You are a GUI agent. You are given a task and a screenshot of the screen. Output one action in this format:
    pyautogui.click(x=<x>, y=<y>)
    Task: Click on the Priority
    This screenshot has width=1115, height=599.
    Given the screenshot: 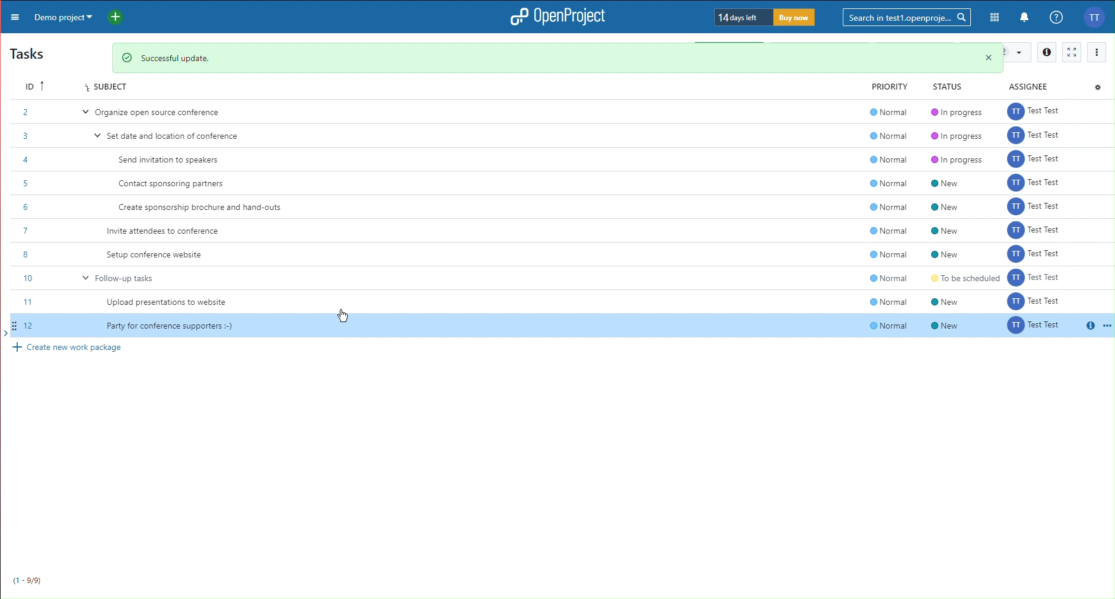 What is the action you would take?
    pyautogui.click(x=884, y=87)
    